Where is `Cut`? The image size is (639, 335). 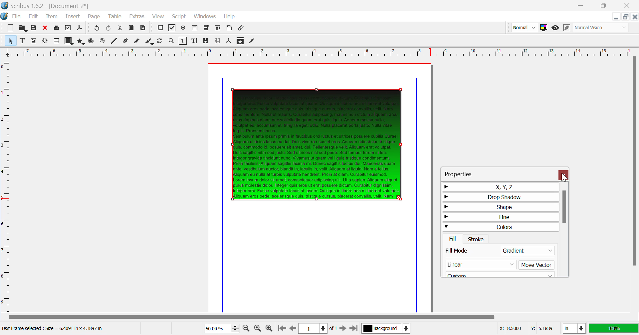 Cut is located at coordinates (120, 29).